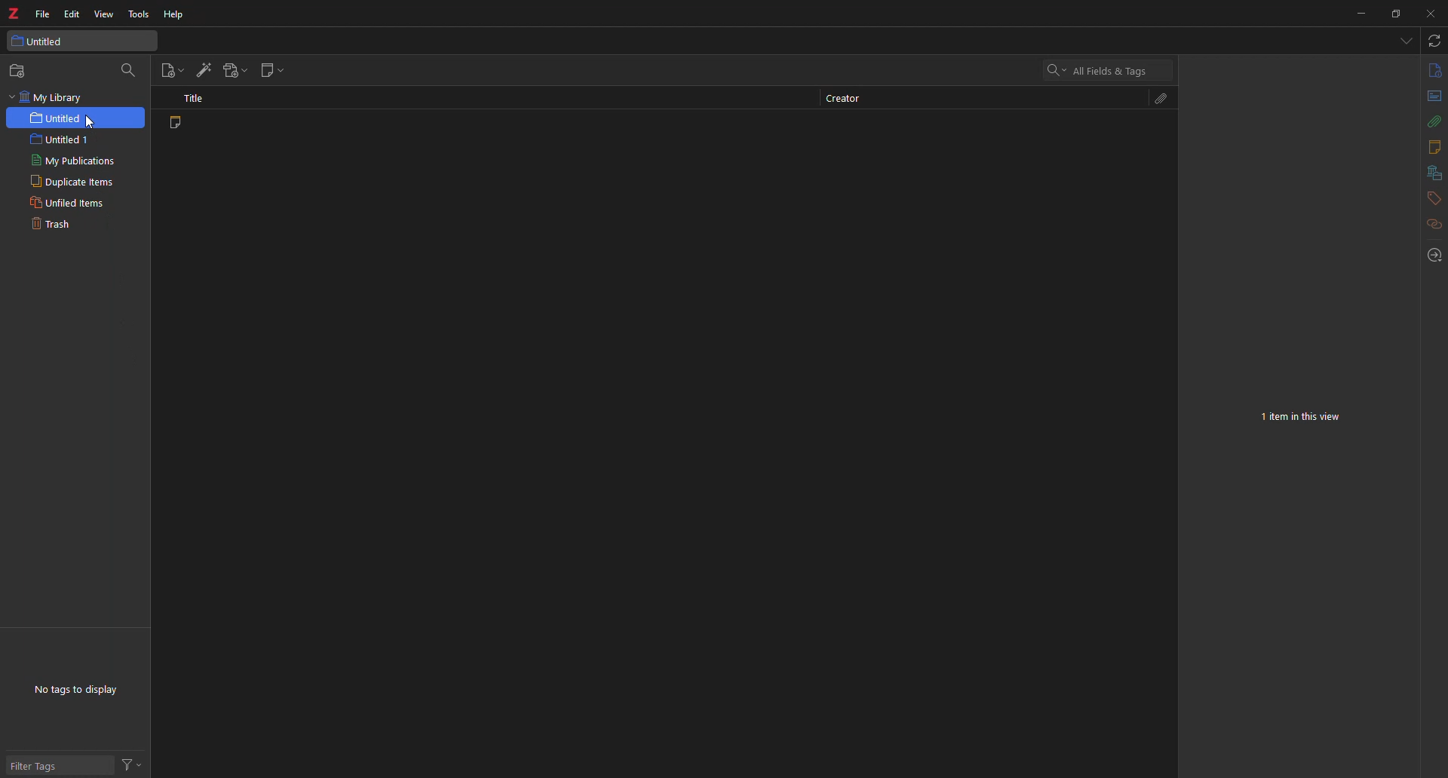  I want to click on tags, so click(1434, 198).